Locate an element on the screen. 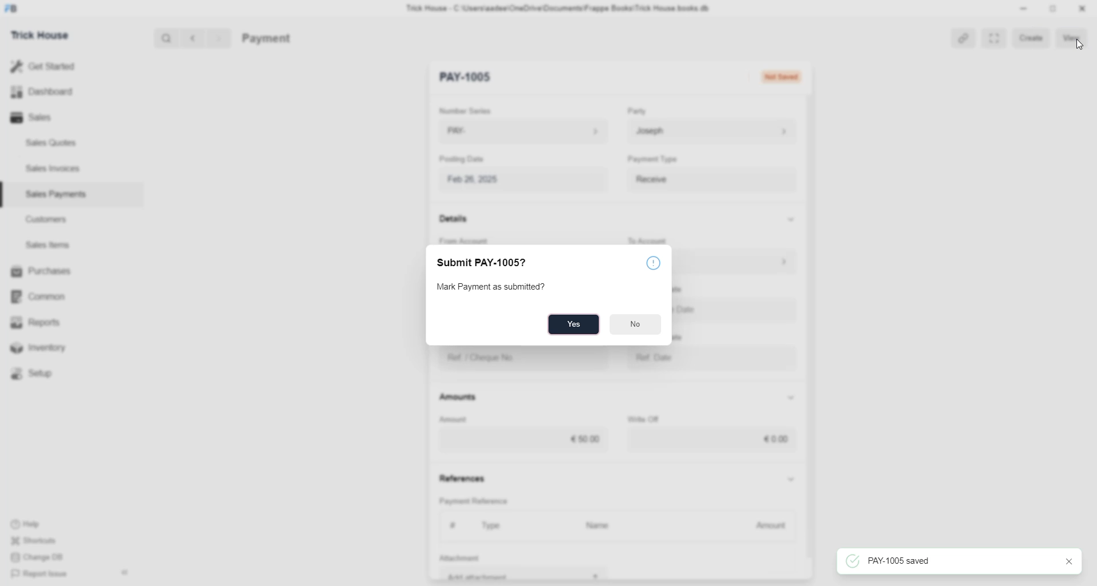 This screenshot has width=1097, height=586. Reports is located at coordinates (43, 322).